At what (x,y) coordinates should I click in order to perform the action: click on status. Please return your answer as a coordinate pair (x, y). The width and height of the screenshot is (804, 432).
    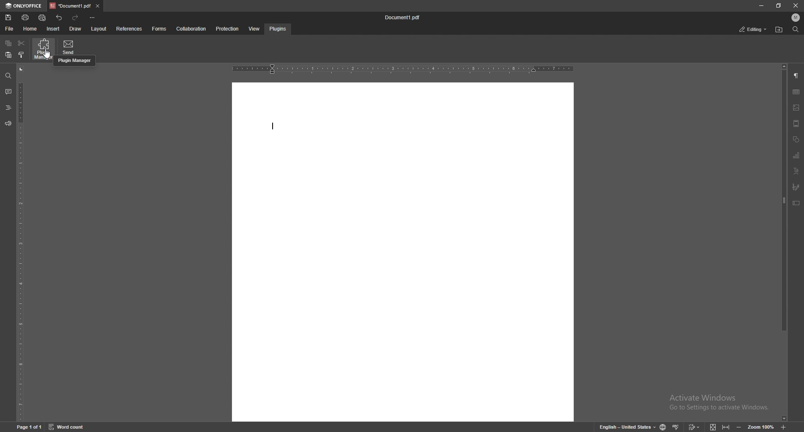
    Looking at the image, I should click on (754, 29).